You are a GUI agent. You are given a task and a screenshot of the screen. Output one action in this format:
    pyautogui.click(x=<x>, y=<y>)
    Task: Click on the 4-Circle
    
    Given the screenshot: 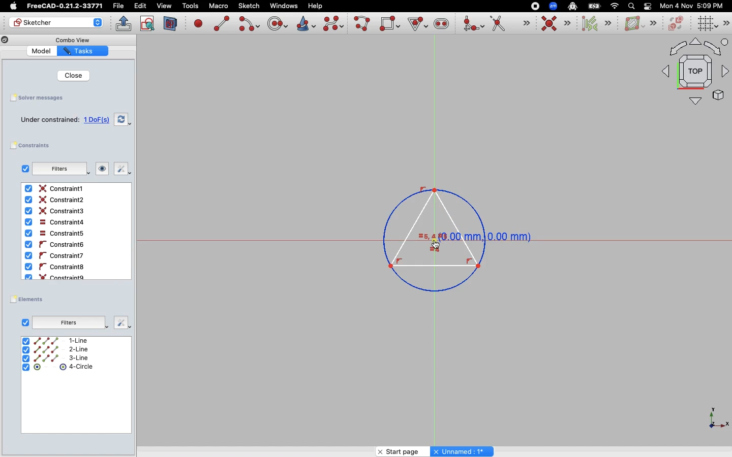 What is the action you would take?
    pyautogui.click(x=57, y=369)
    